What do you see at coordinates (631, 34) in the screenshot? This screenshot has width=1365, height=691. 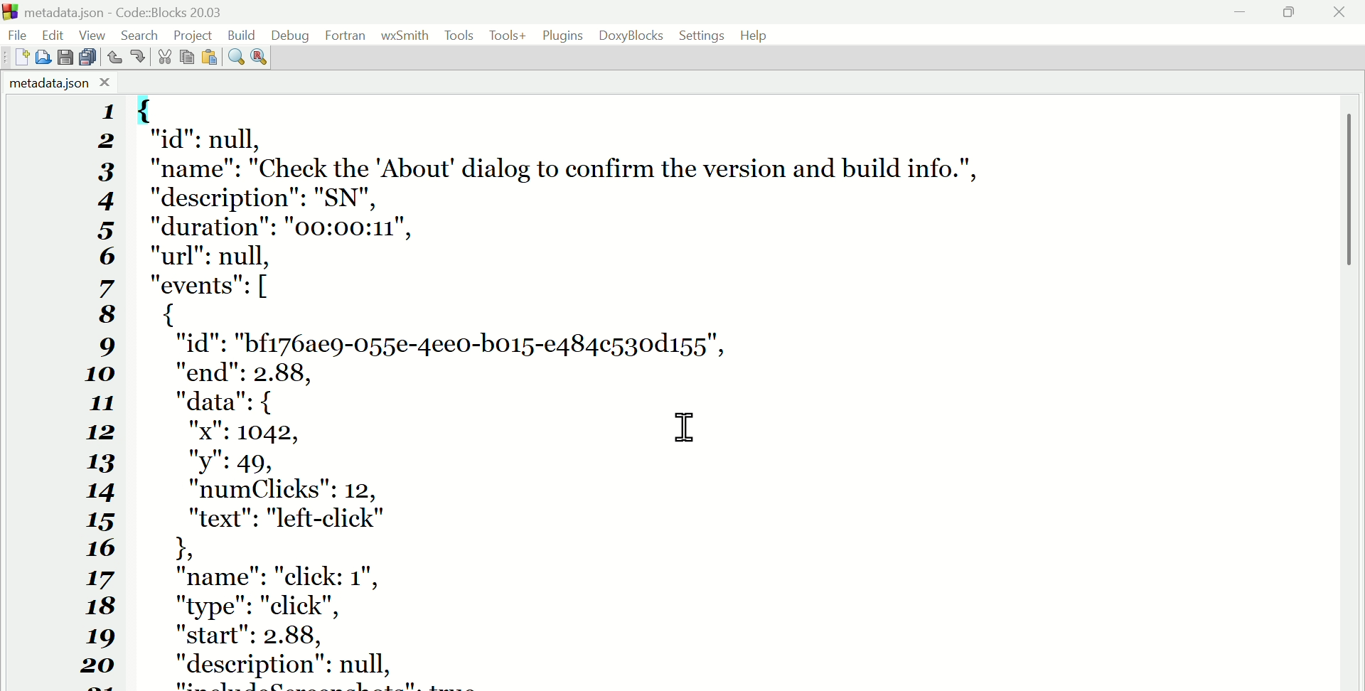 I see `Doxyblocks` at bounding box center [631, 34].